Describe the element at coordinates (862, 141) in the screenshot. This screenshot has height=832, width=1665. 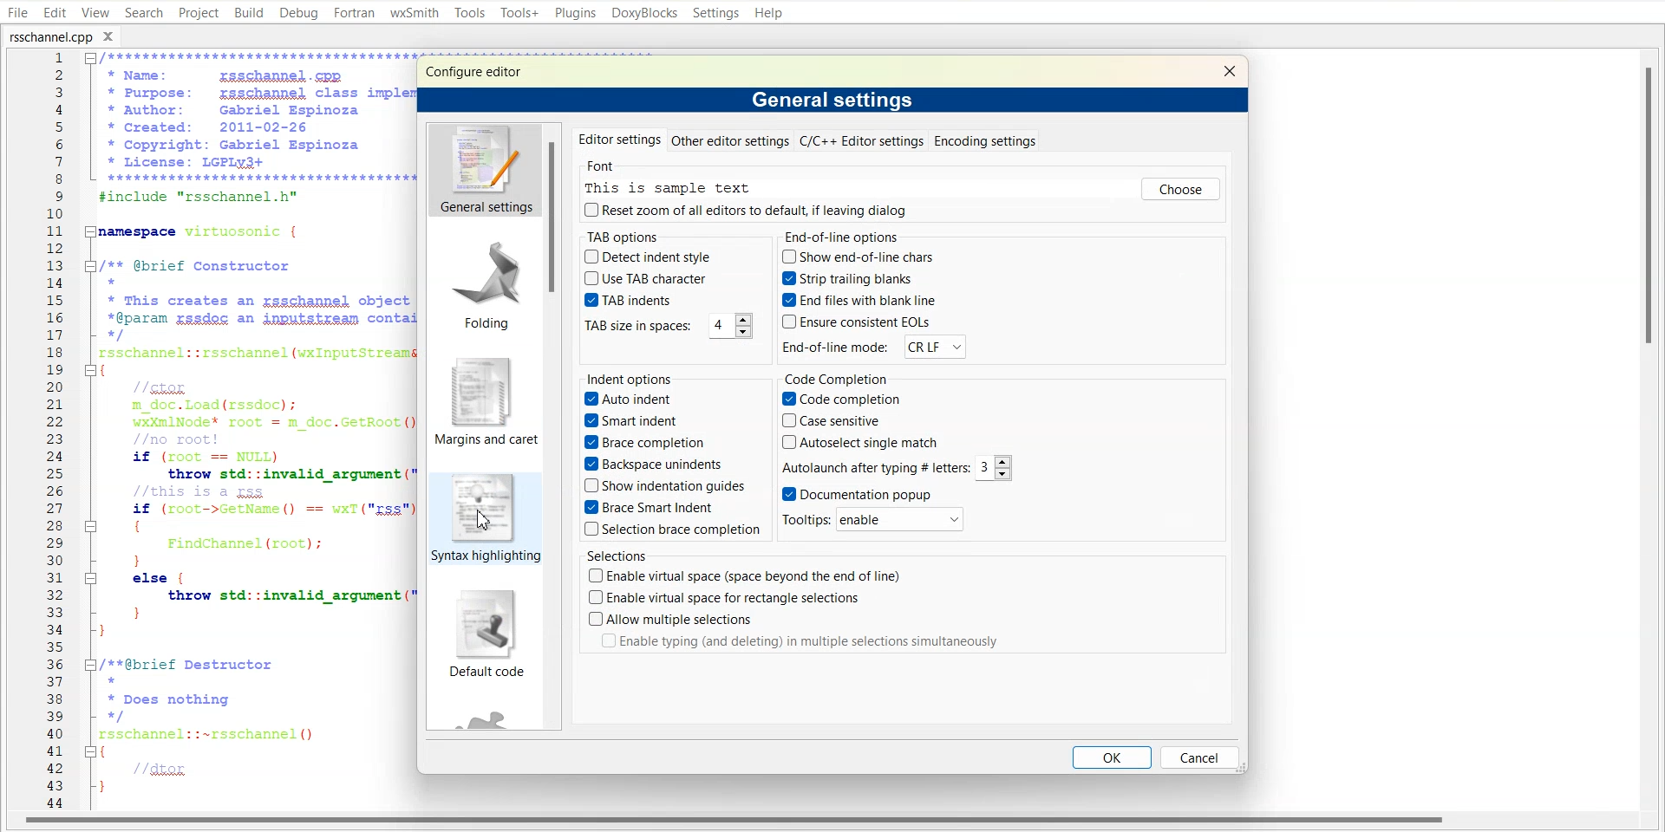
I see `C/C++ Editor settings` at that location.